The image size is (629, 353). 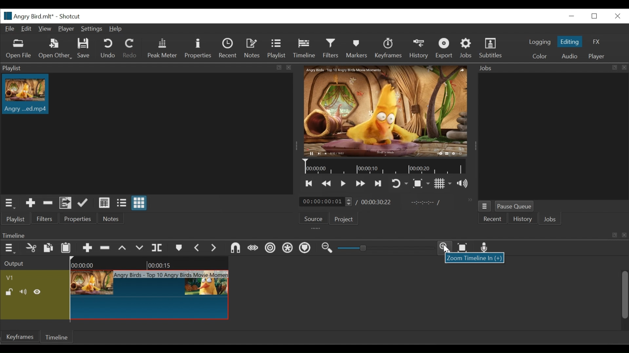 What do you see at coordinates (464, 248) in the screenshot?
I see `Zoom timeline to fit` at bounding box center [464, 248].